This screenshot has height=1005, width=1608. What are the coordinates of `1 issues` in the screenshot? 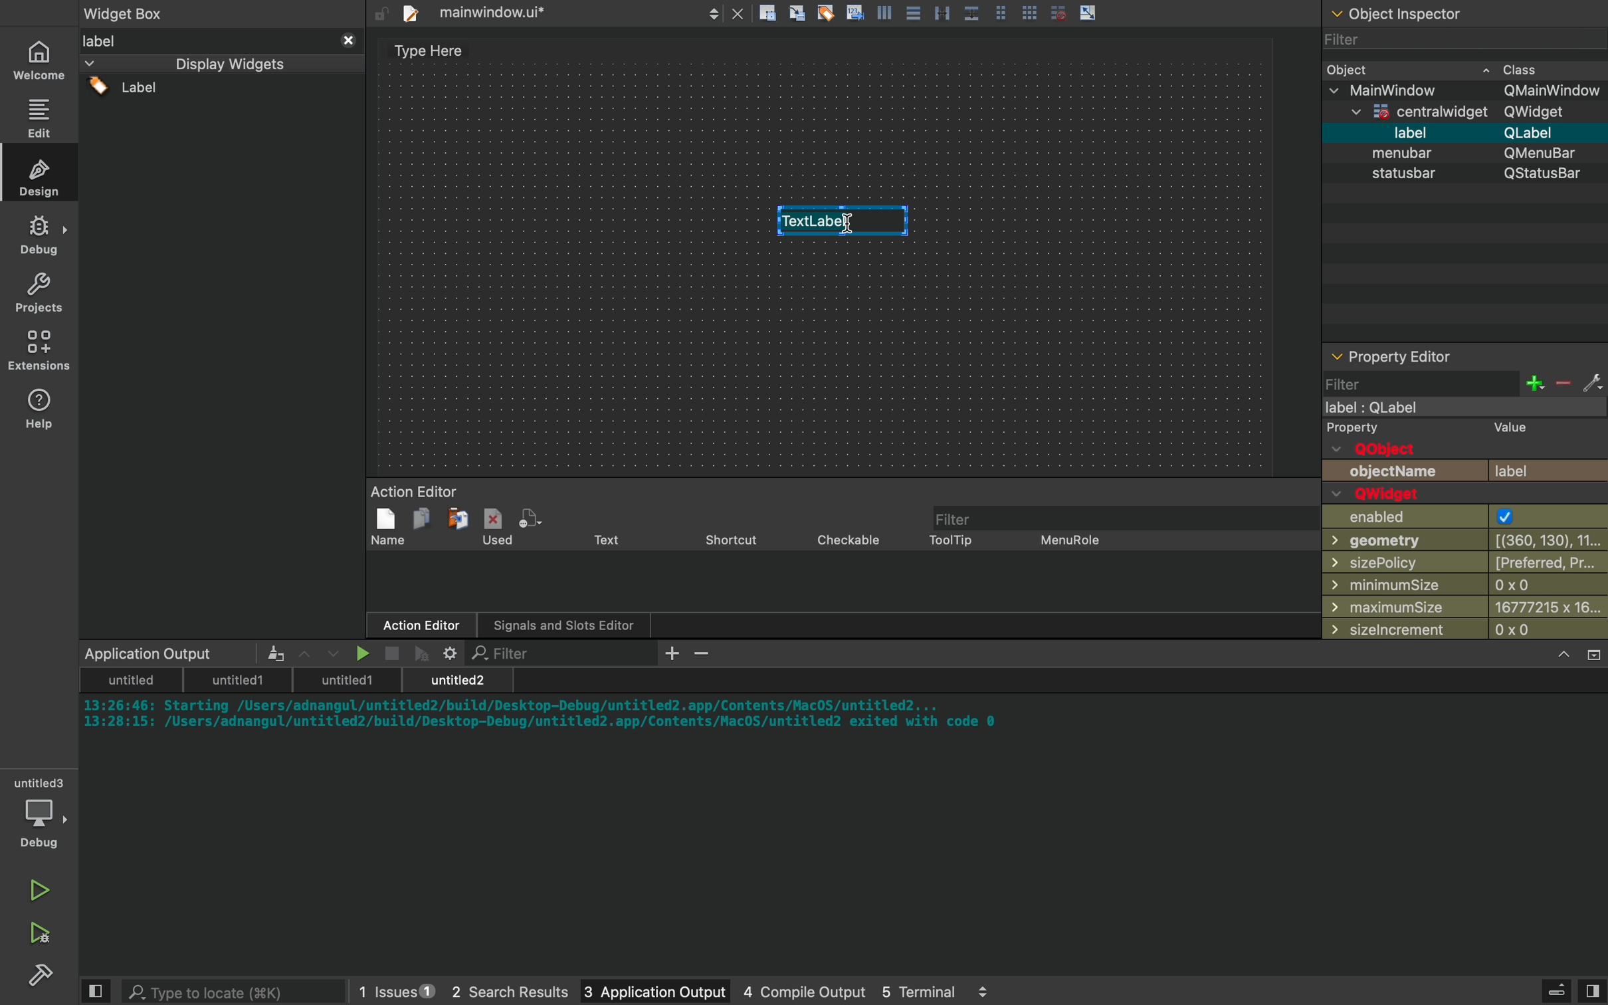 It's located at (388, 988).